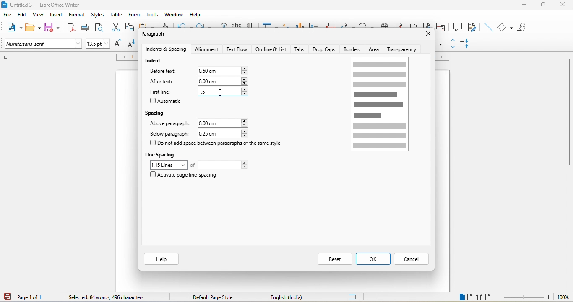 This screenshot has height=302, width=573. I want to click on minimize, so click(524, 5).